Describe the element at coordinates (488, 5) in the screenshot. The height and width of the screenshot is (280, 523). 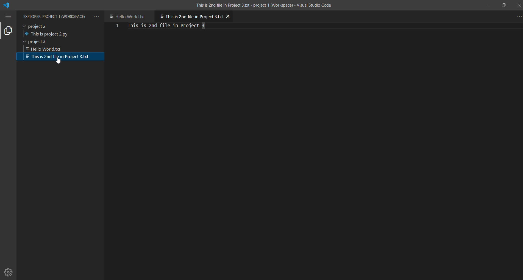
I see `minimize` at that location.